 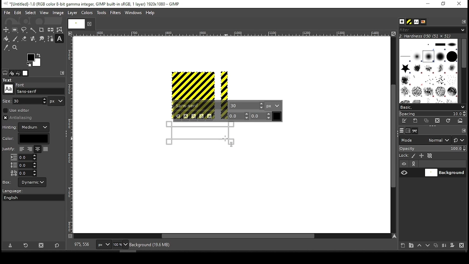 I want to click on image, so click(x=58, y=13).